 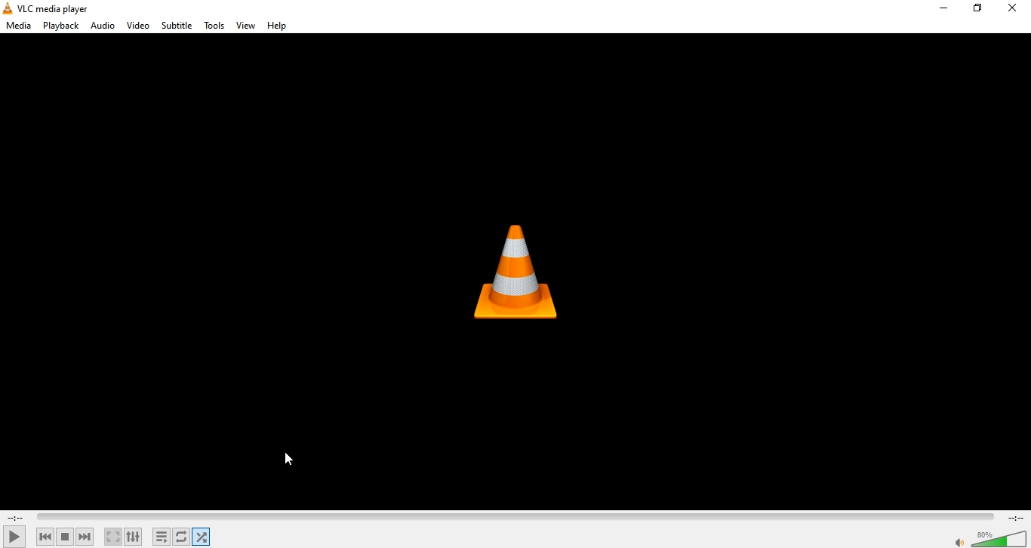 What do you see at coordinates (978, 9) in the screenshot?
I see `restore` at bounding box center [978, 9].